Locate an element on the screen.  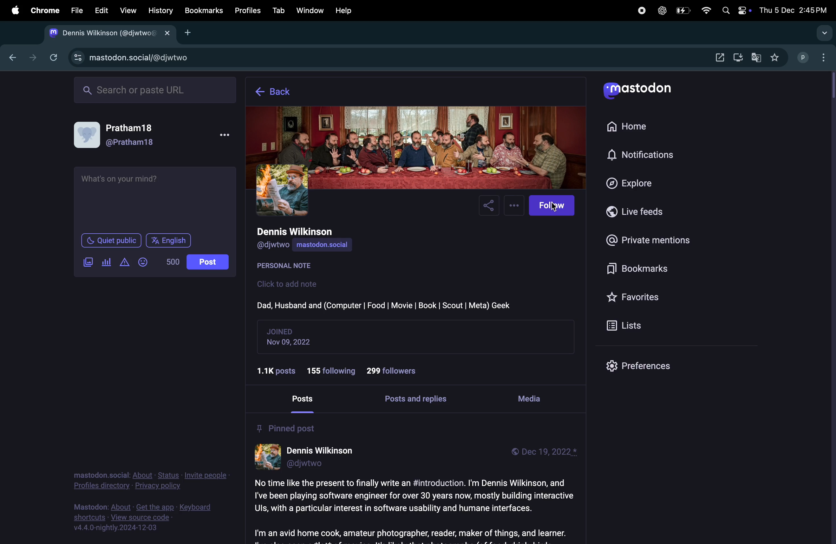
userid is located at coordinates (274, 246).